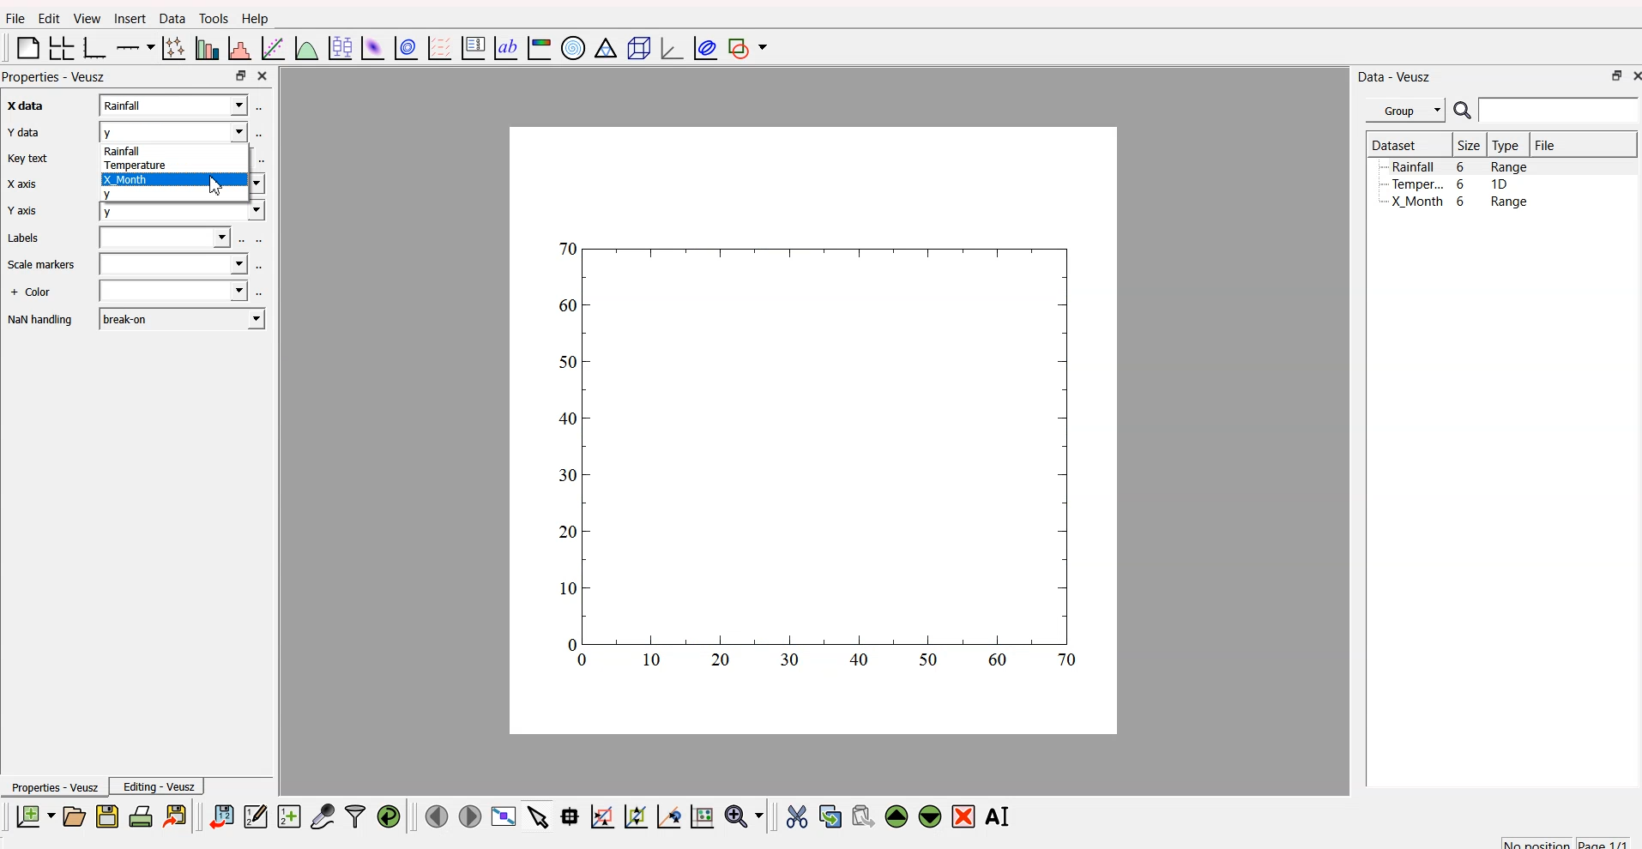 The image size is (1642, 849). Describe the element at coordinates (24, 184) in the screenshot. I see `X axis` at that location.